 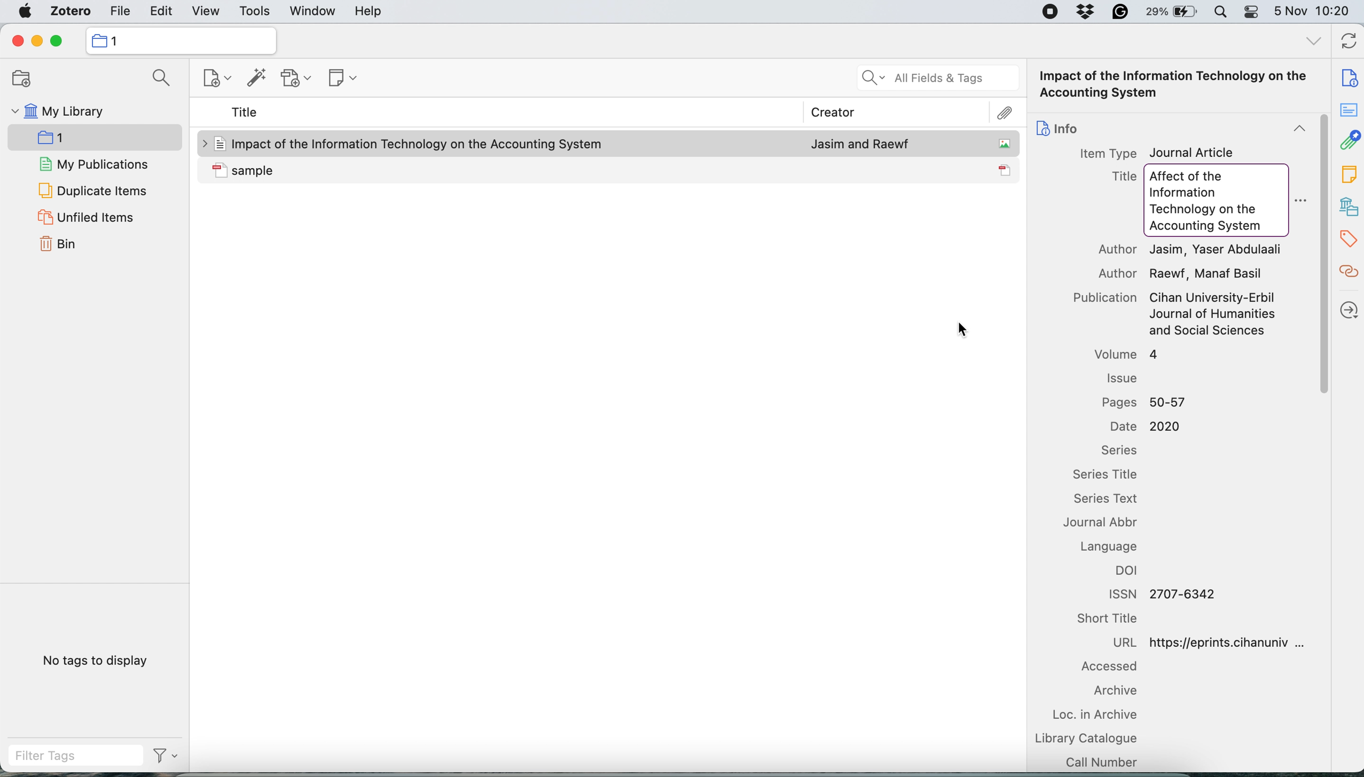 I want to click on call number, so click(x=1104, y=762).